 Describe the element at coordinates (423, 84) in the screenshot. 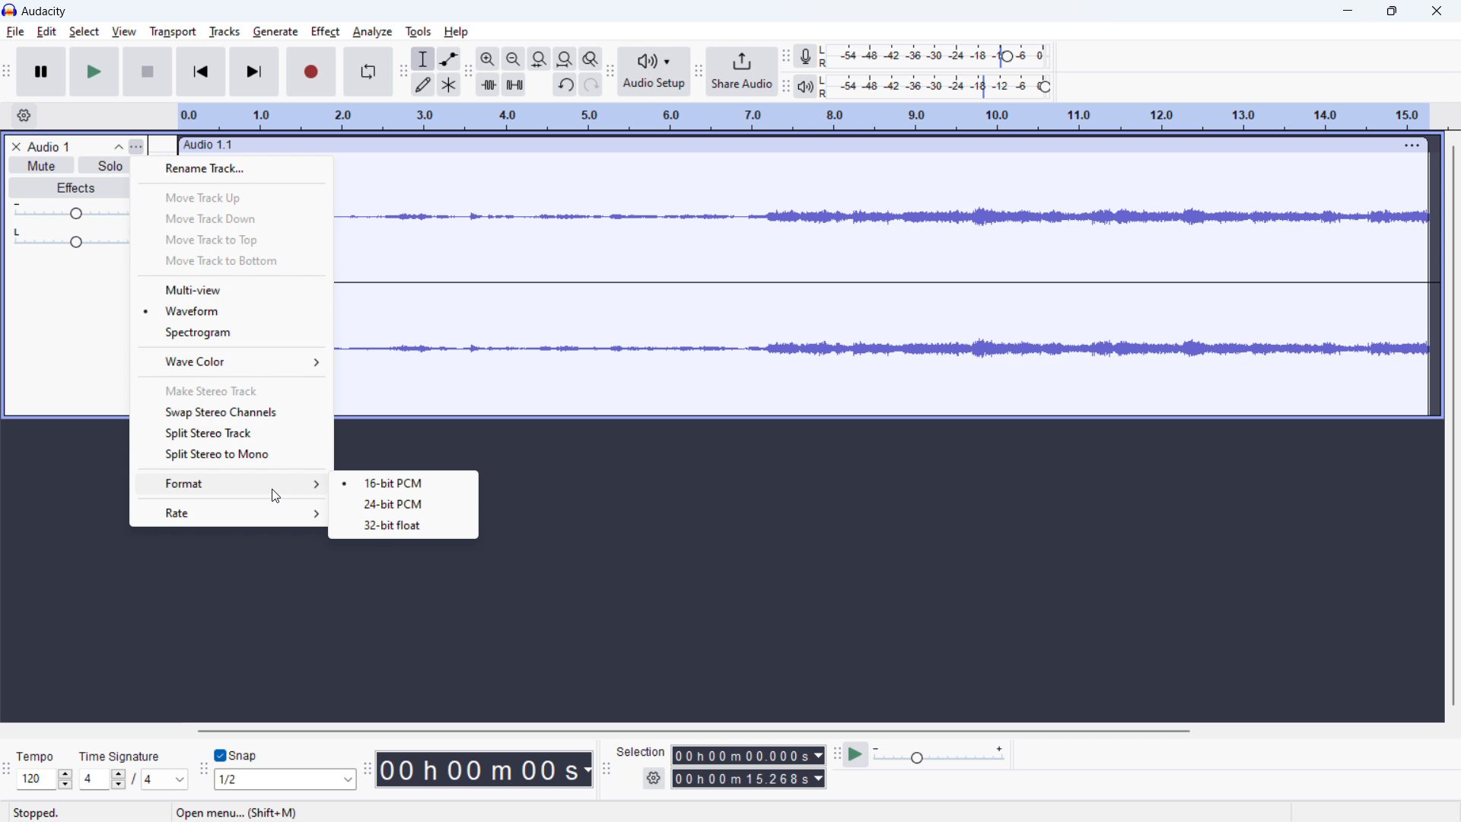

I see `draw tool` at that location.